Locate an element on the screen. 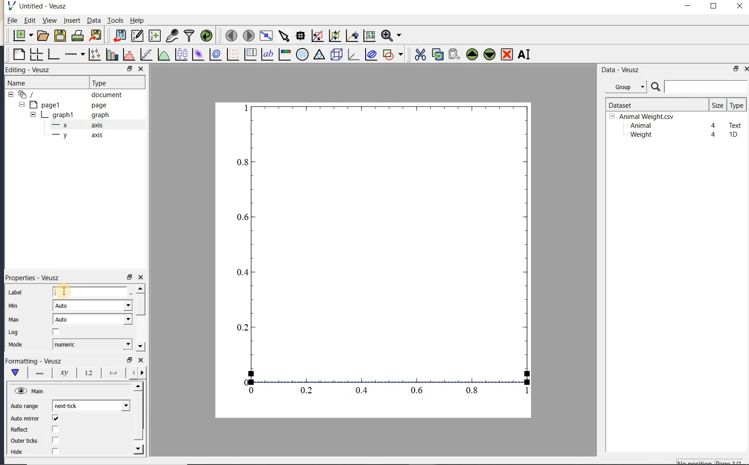  new document is located at coordinates (21, 36).